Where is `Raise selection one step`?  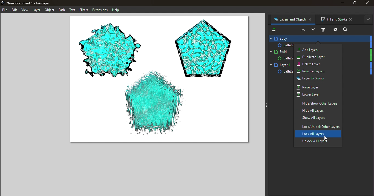 Raise selection one step is located at coordinates (303, 30).